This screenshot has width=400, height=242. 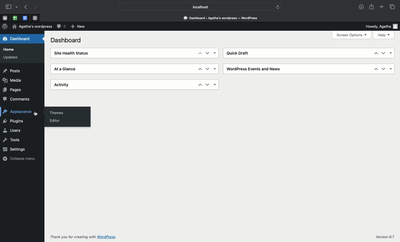 I want to click on Appearance, so click(x=21, y=112).